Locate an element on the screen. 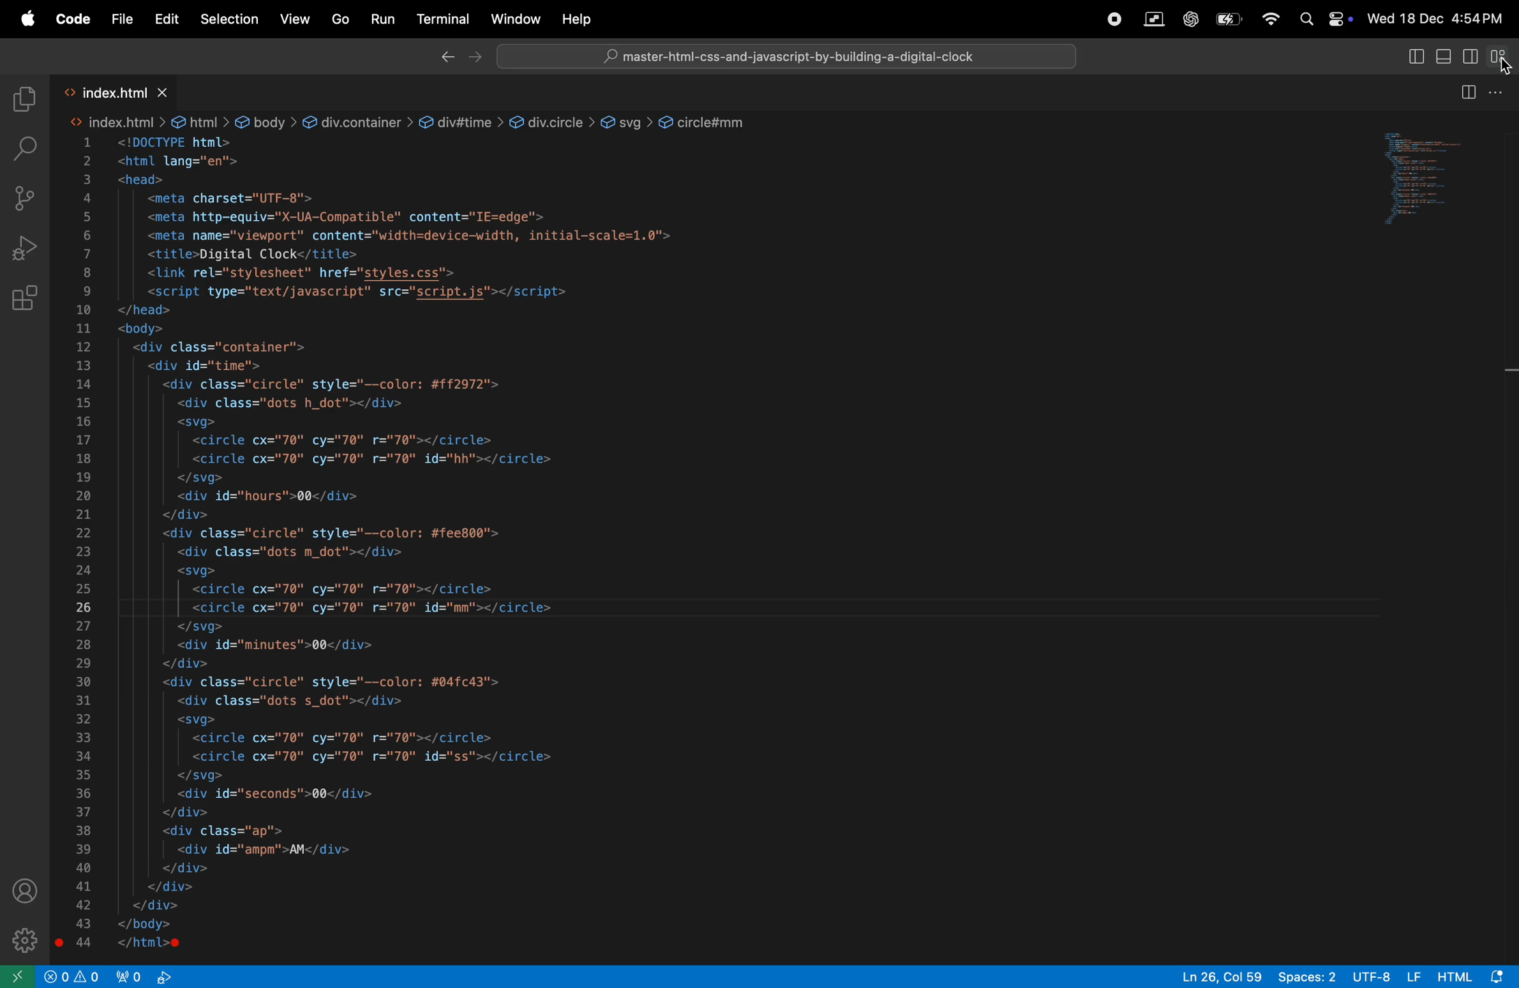  options is located at coordinates (1497, 91).